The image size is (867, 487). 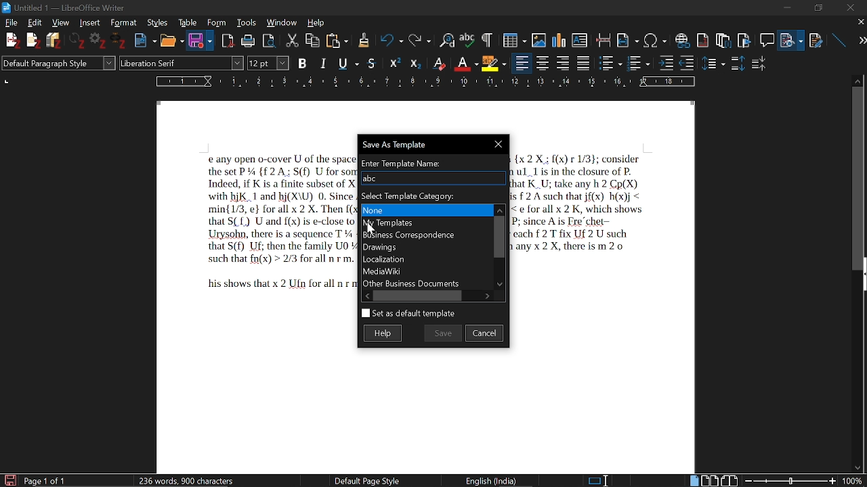 What do you see at coordinates (216, 22) in the screenshot?
I see `Form` at bounding box center [216, 22].